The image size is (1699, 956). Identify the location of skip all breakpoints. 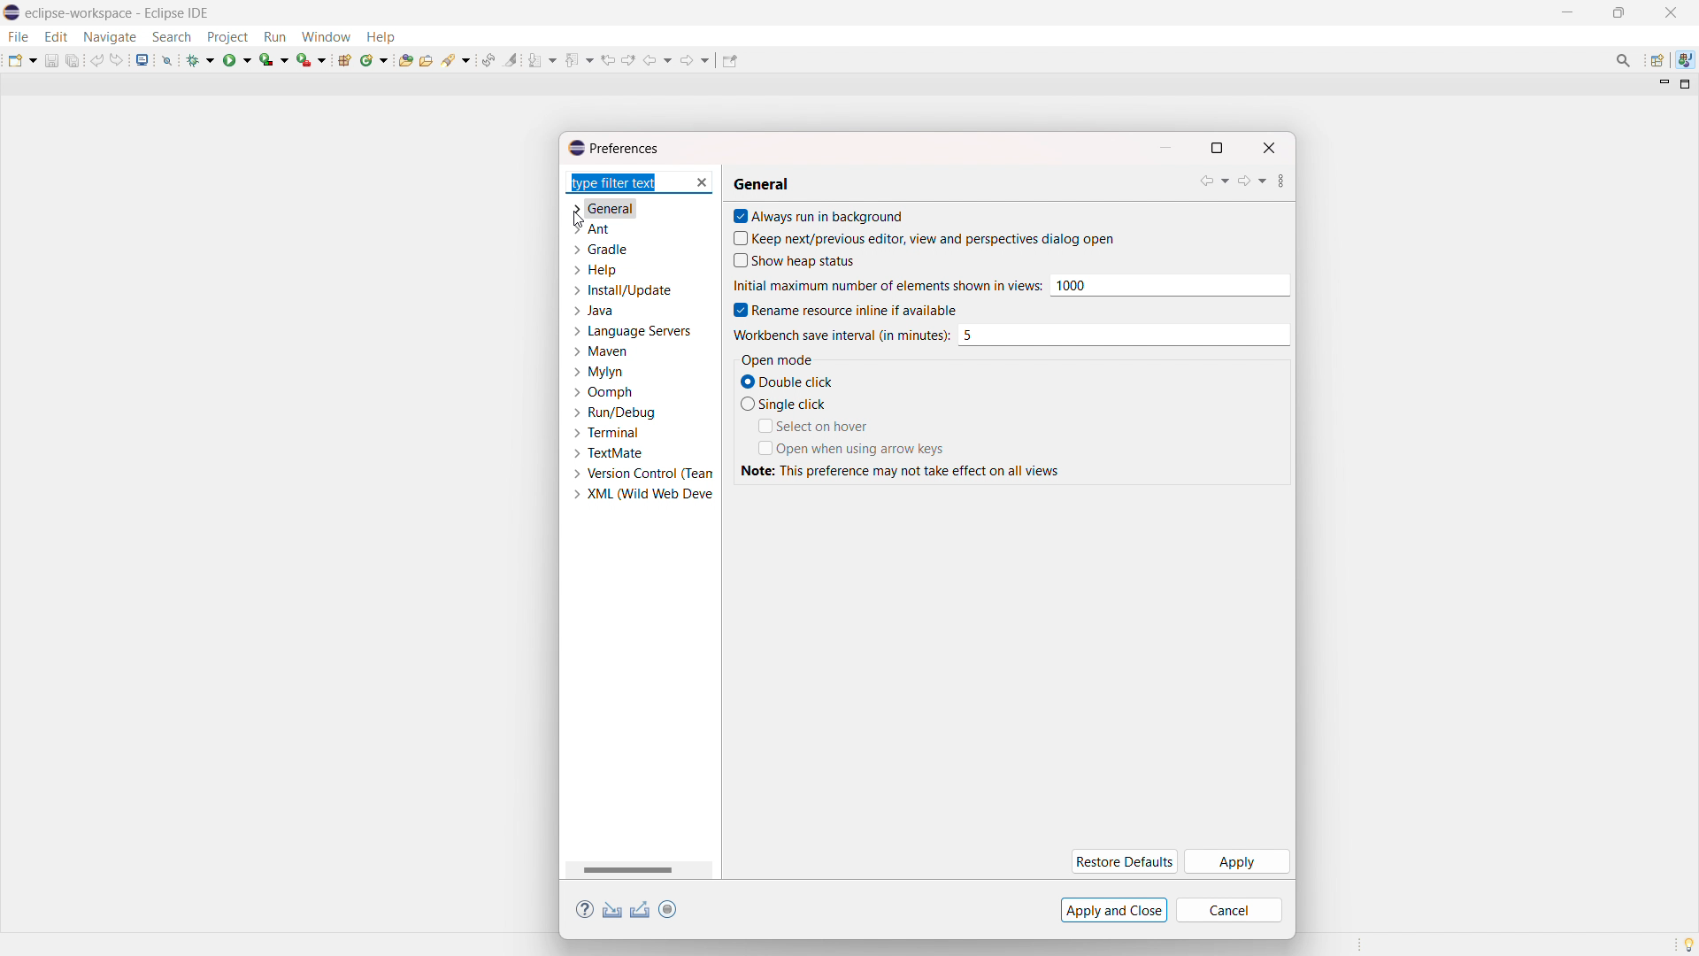
(167, 59).